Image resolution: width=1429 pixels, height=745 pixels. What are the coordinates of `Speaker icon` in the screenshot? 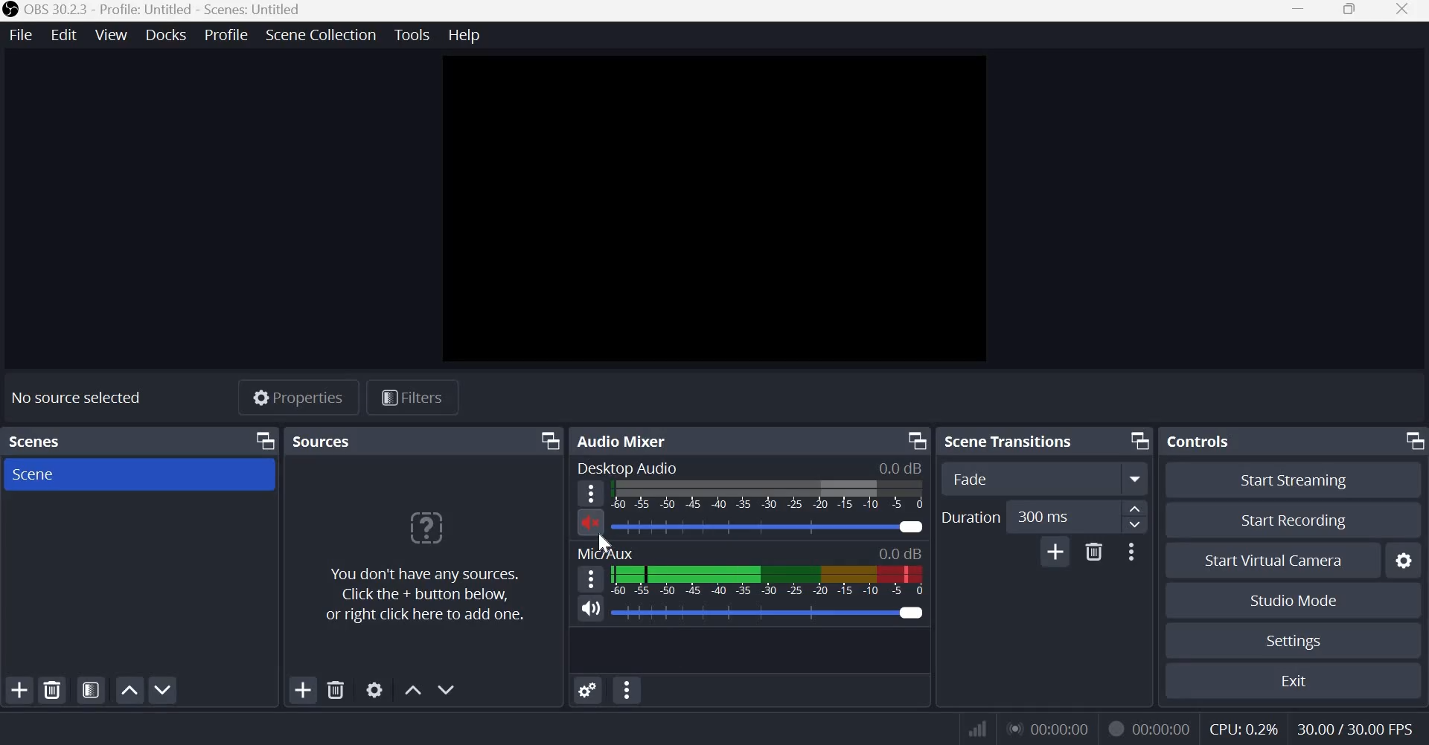 It's located at (592, 607).